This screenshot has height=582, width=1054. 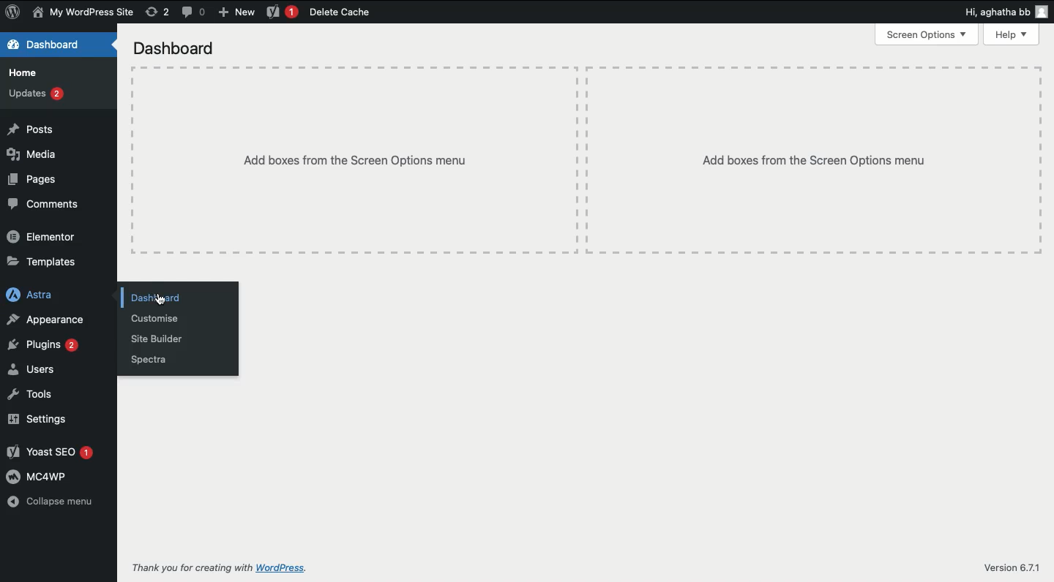 What do you see at coordinates (157, 12) in the screenshot?
I see `Revision` at bounding box center [157, 12].